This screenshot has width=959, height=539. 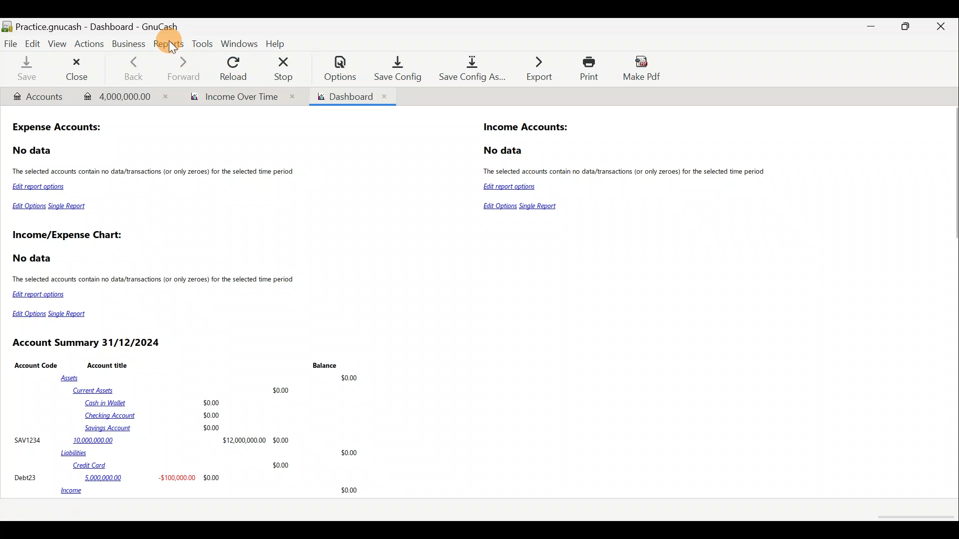 I want to click on Make pdf, so click(x=645, y=70).